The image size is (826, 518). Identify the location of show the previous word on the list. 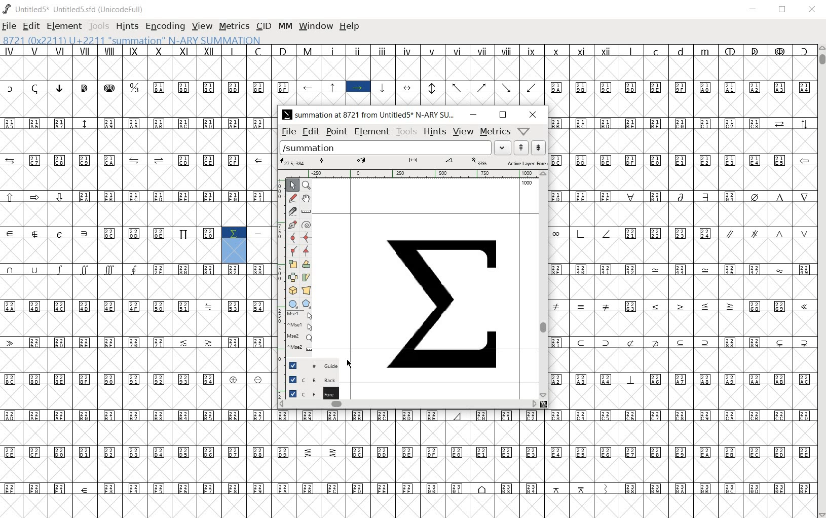
(538, 146).